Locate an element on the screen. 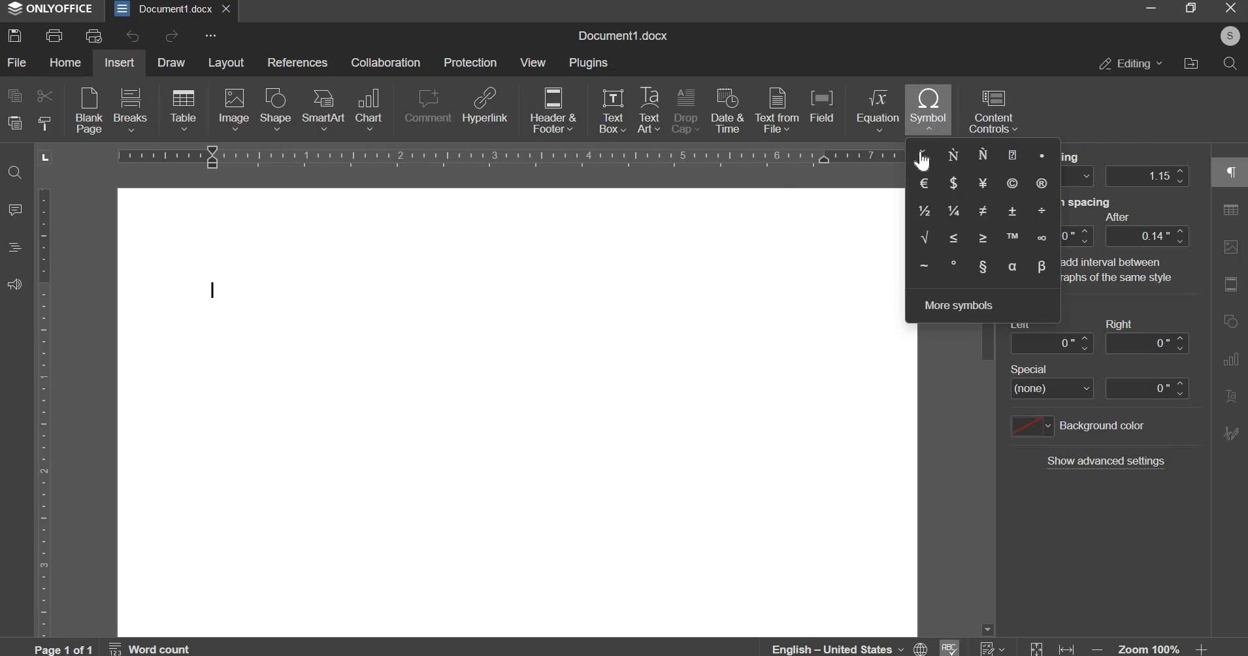 This screenshot has width=1248, height=656. header & footer is located at coordinates (554, 108).